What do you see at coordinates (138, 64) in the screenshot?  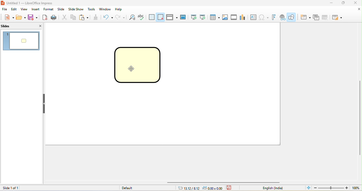 I see `shape` at bounding box center [138, 64].